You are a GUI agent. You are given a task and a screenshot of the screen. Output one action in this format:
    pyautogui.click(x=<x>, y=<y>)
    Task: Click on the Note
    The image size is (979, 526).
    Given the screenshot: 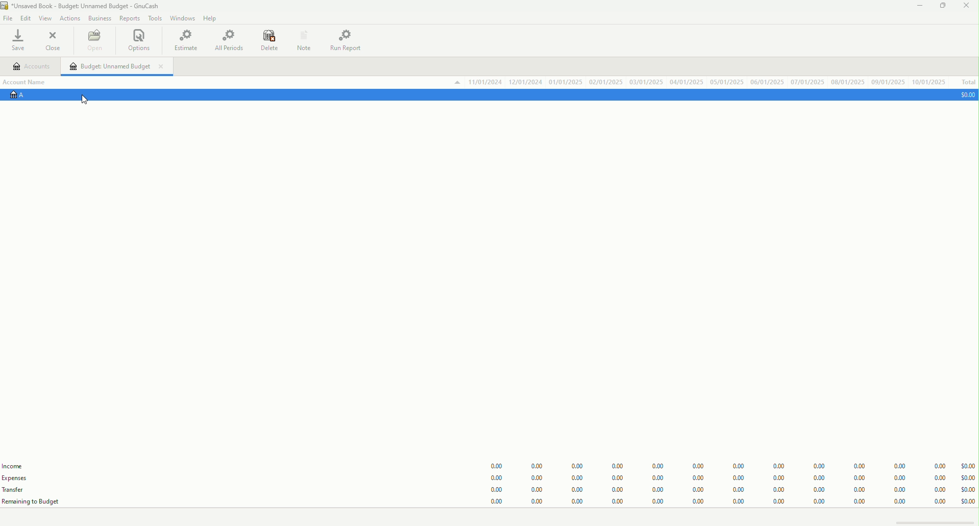 What is the action you would take?
    pyautogui.click(x=304, y=40)
    